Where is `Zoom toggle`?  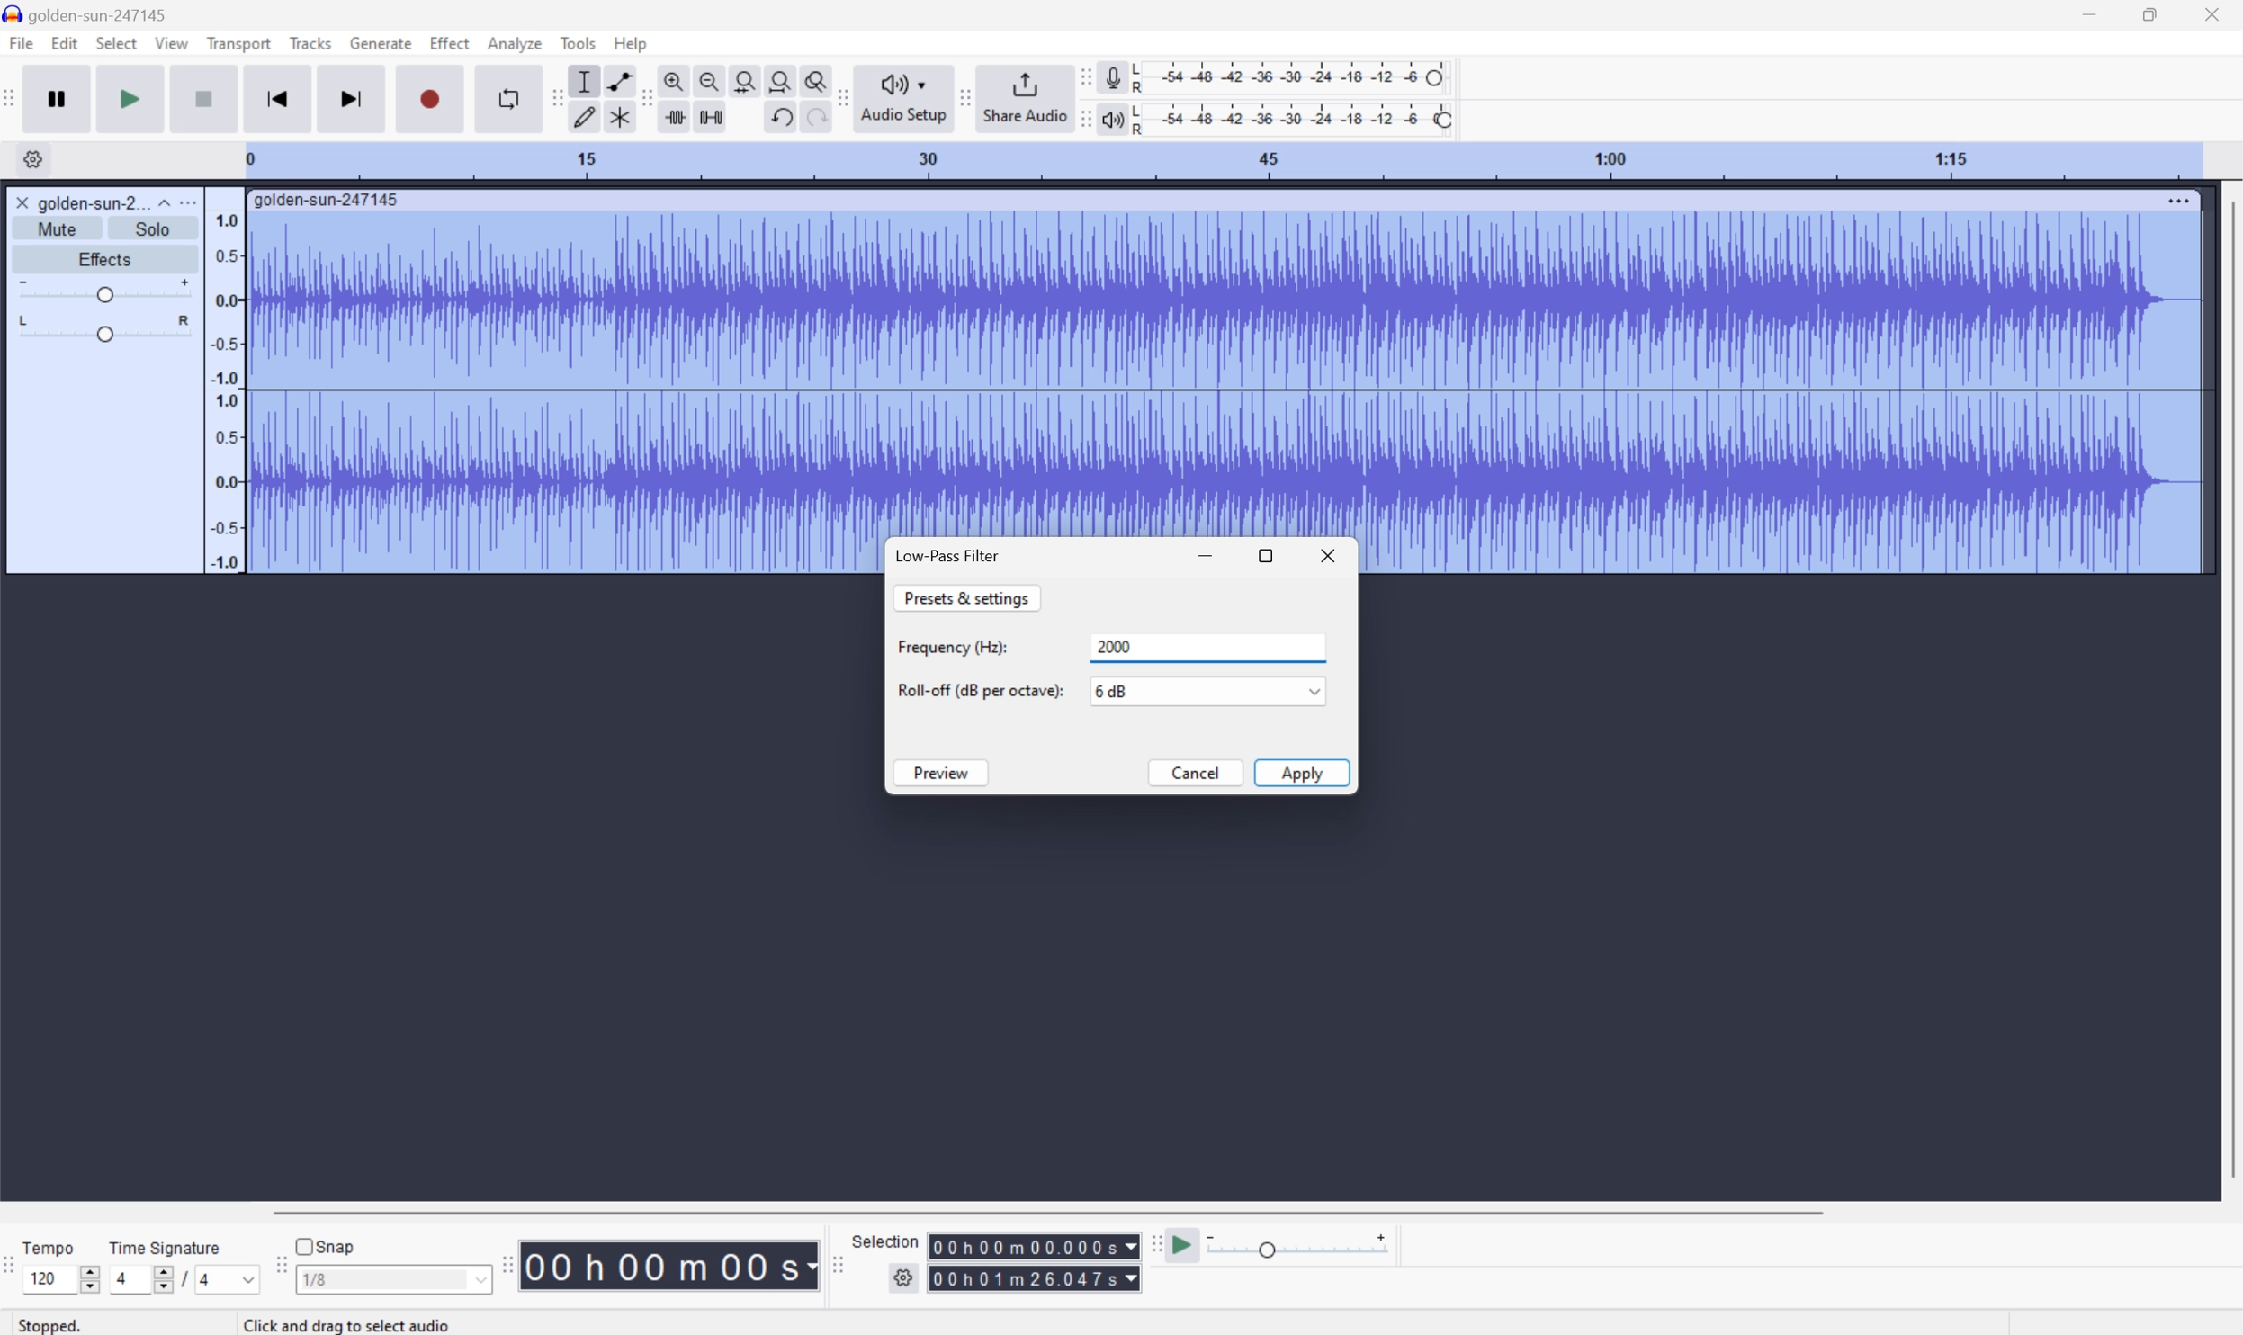 Zoom toggle is located at coordinates (809, 77).